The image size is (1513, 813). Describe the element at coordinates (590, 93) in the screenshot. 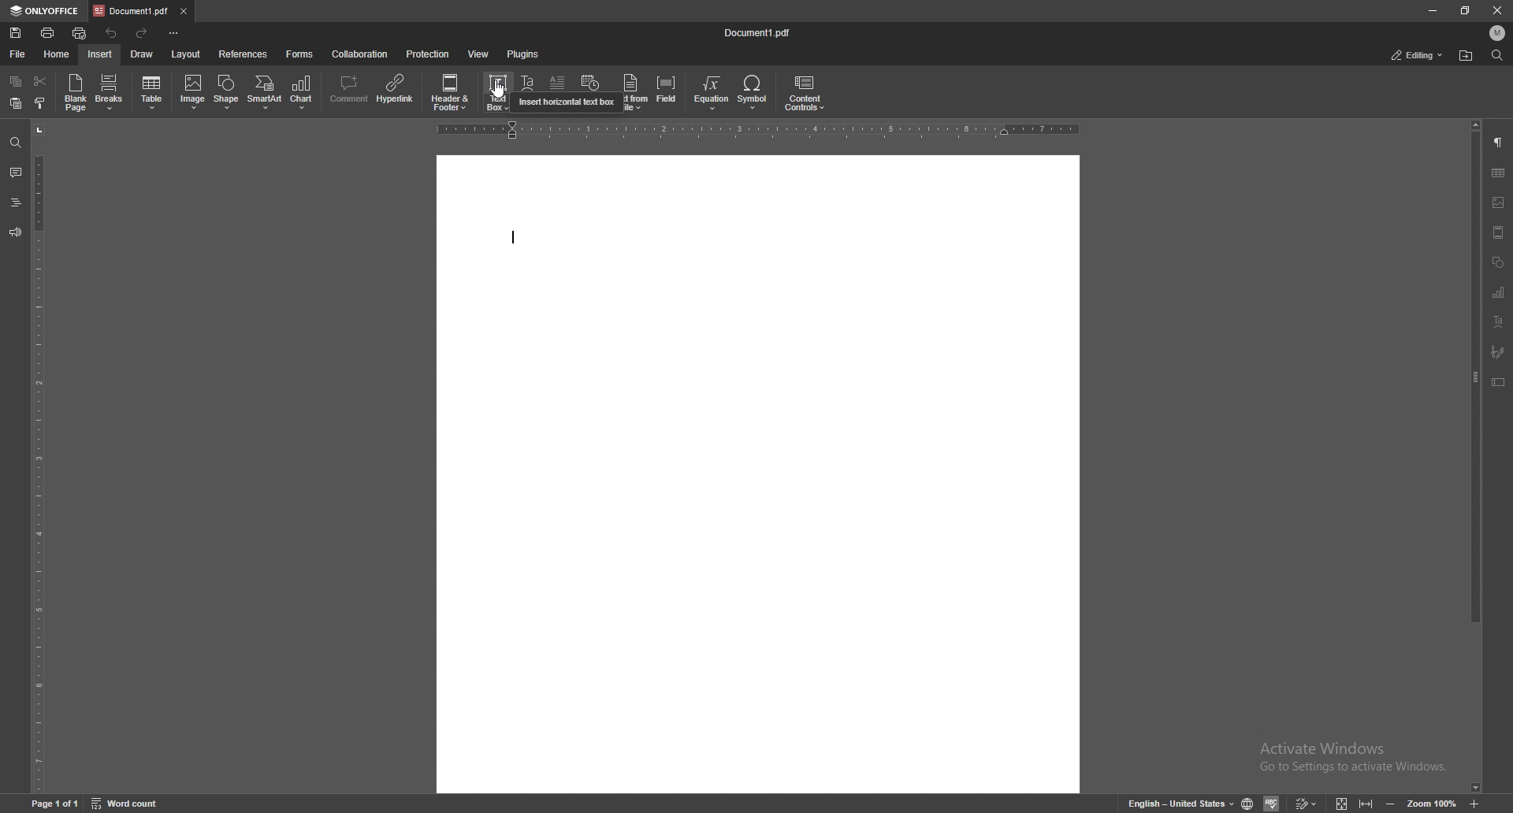

I see `date and time` at that location.